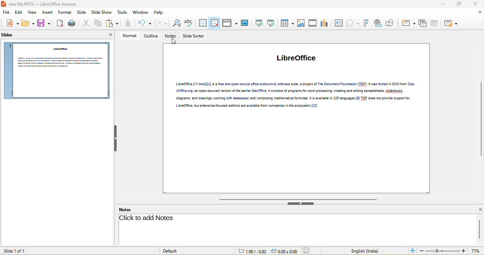 The height and width of the screenshot is (255, 484). I want to click on cursor, so click(174, 42).